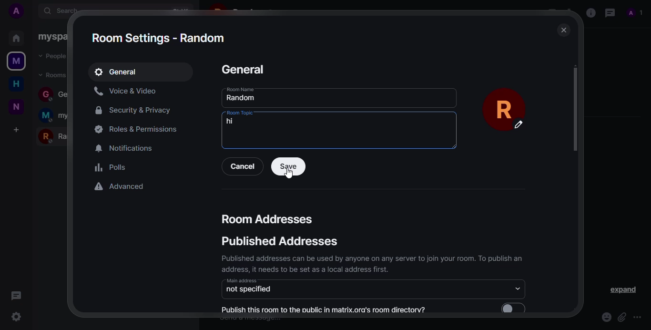 Image resolution: width=651 pixels, height=330 pixels. I want to click on random, so click(242, 98).